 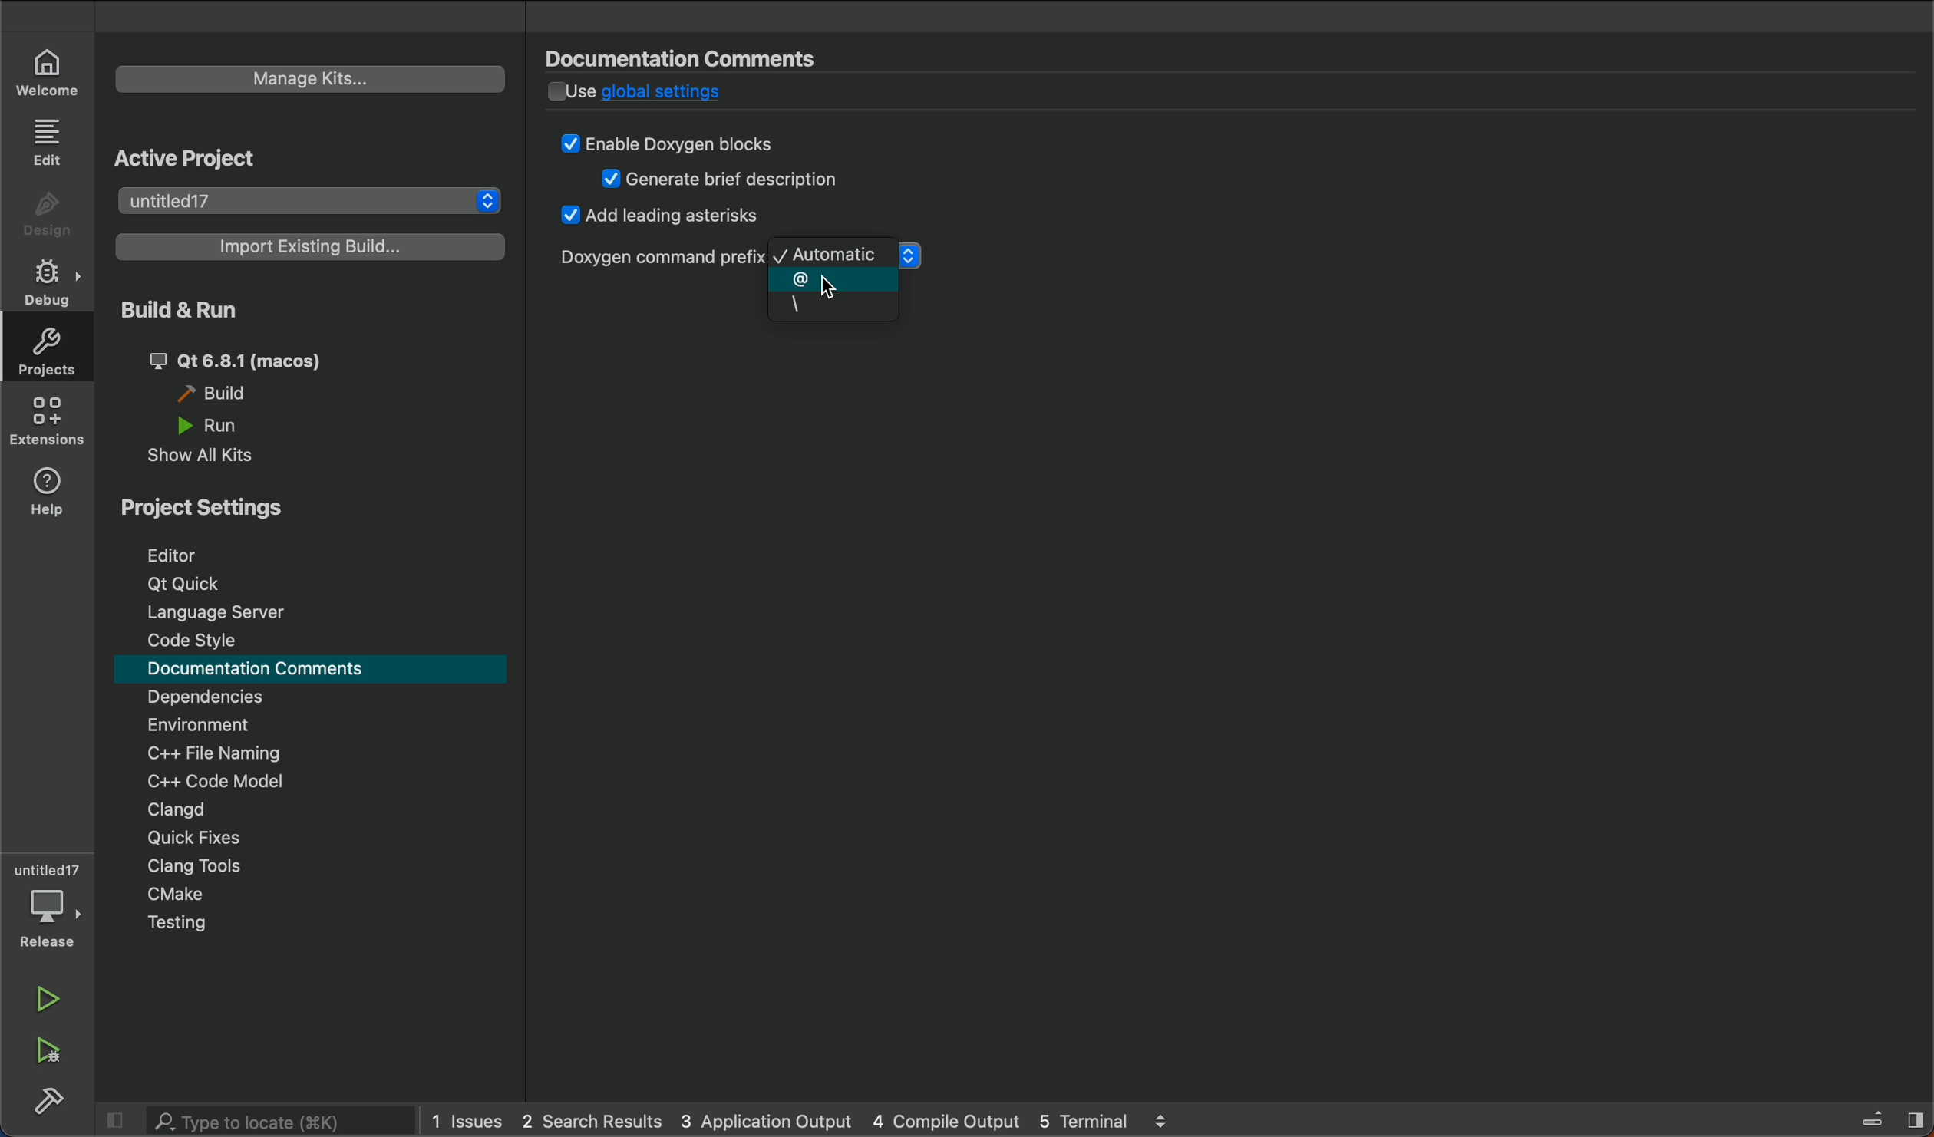 What do you see at coordinates (45, 213) in the screenshot?
I see `design` at bounding box center [45, 213].